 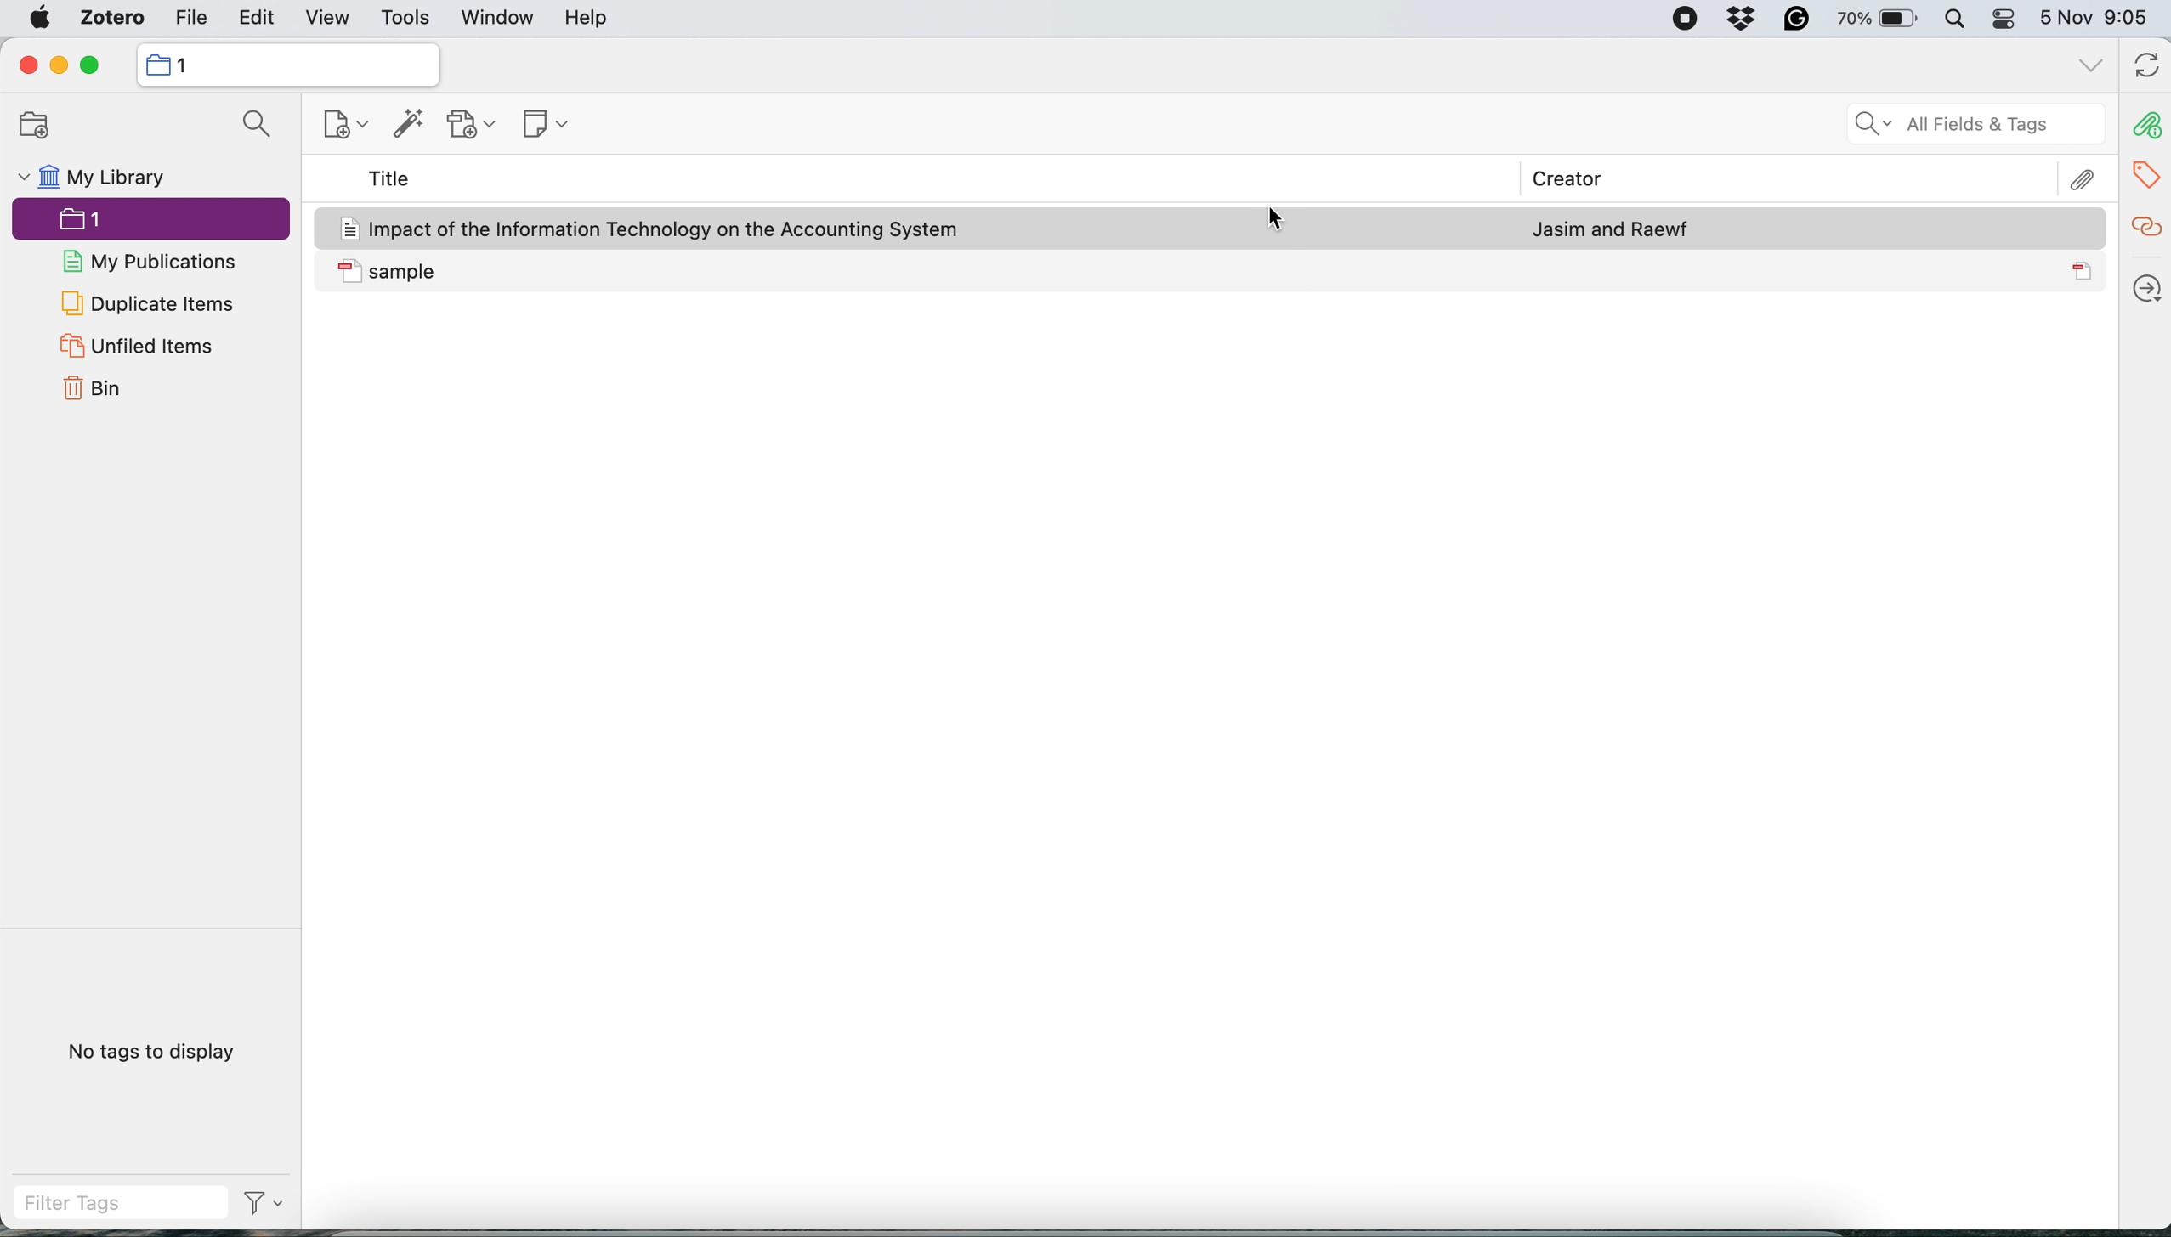 What do you see at coordinates (135, 347) in the screenshot?
I see `unfiled items` at bounding box center [135, 347].